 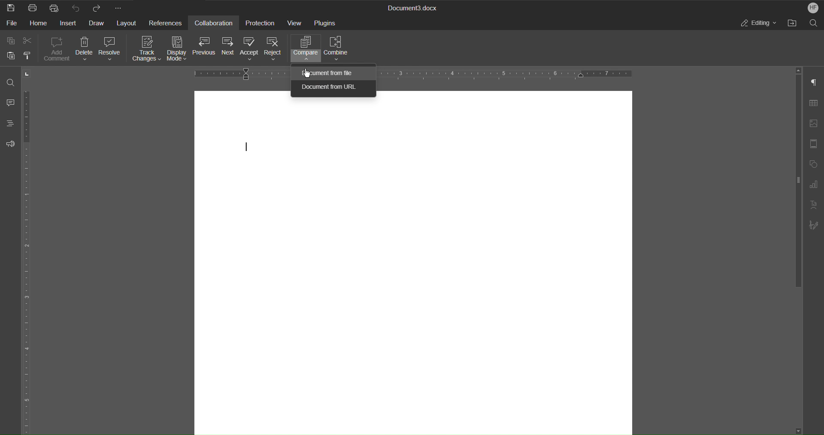 I want to click on Text Art, so click(x=814, y=205).